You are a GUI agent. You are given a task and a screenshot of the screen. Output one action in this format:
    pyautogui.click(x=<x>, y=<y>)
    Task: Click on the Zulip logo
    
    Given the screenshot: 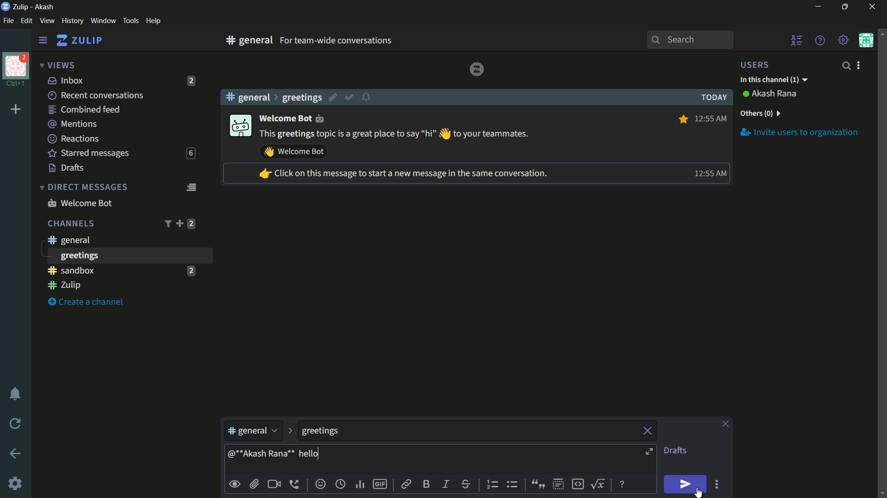 What is the action you would take?
    pyautogui.click(x=476, y=69)
    